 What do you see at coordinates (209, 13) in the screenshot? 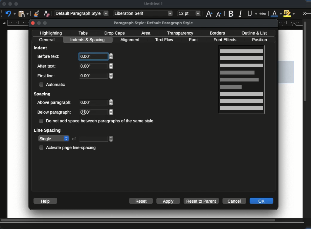
I see `increase size` at bounding box center [209, 13].